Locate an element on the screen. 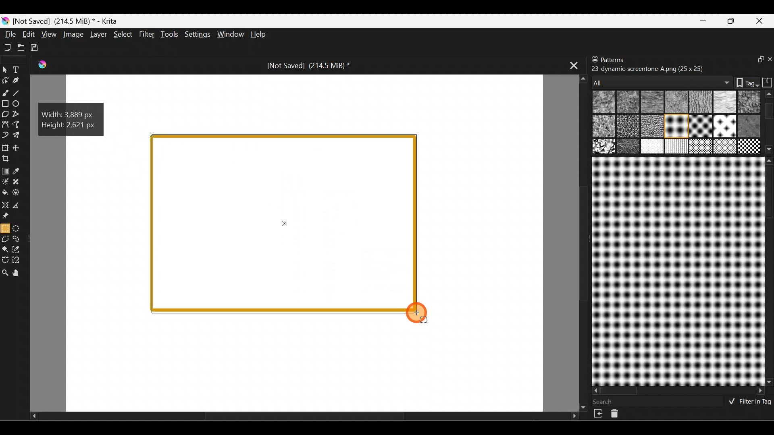 This screenshot has height=435, width=774. Width: 3.889 px, Height: 2.621 px is located at coordinates (72, 118).